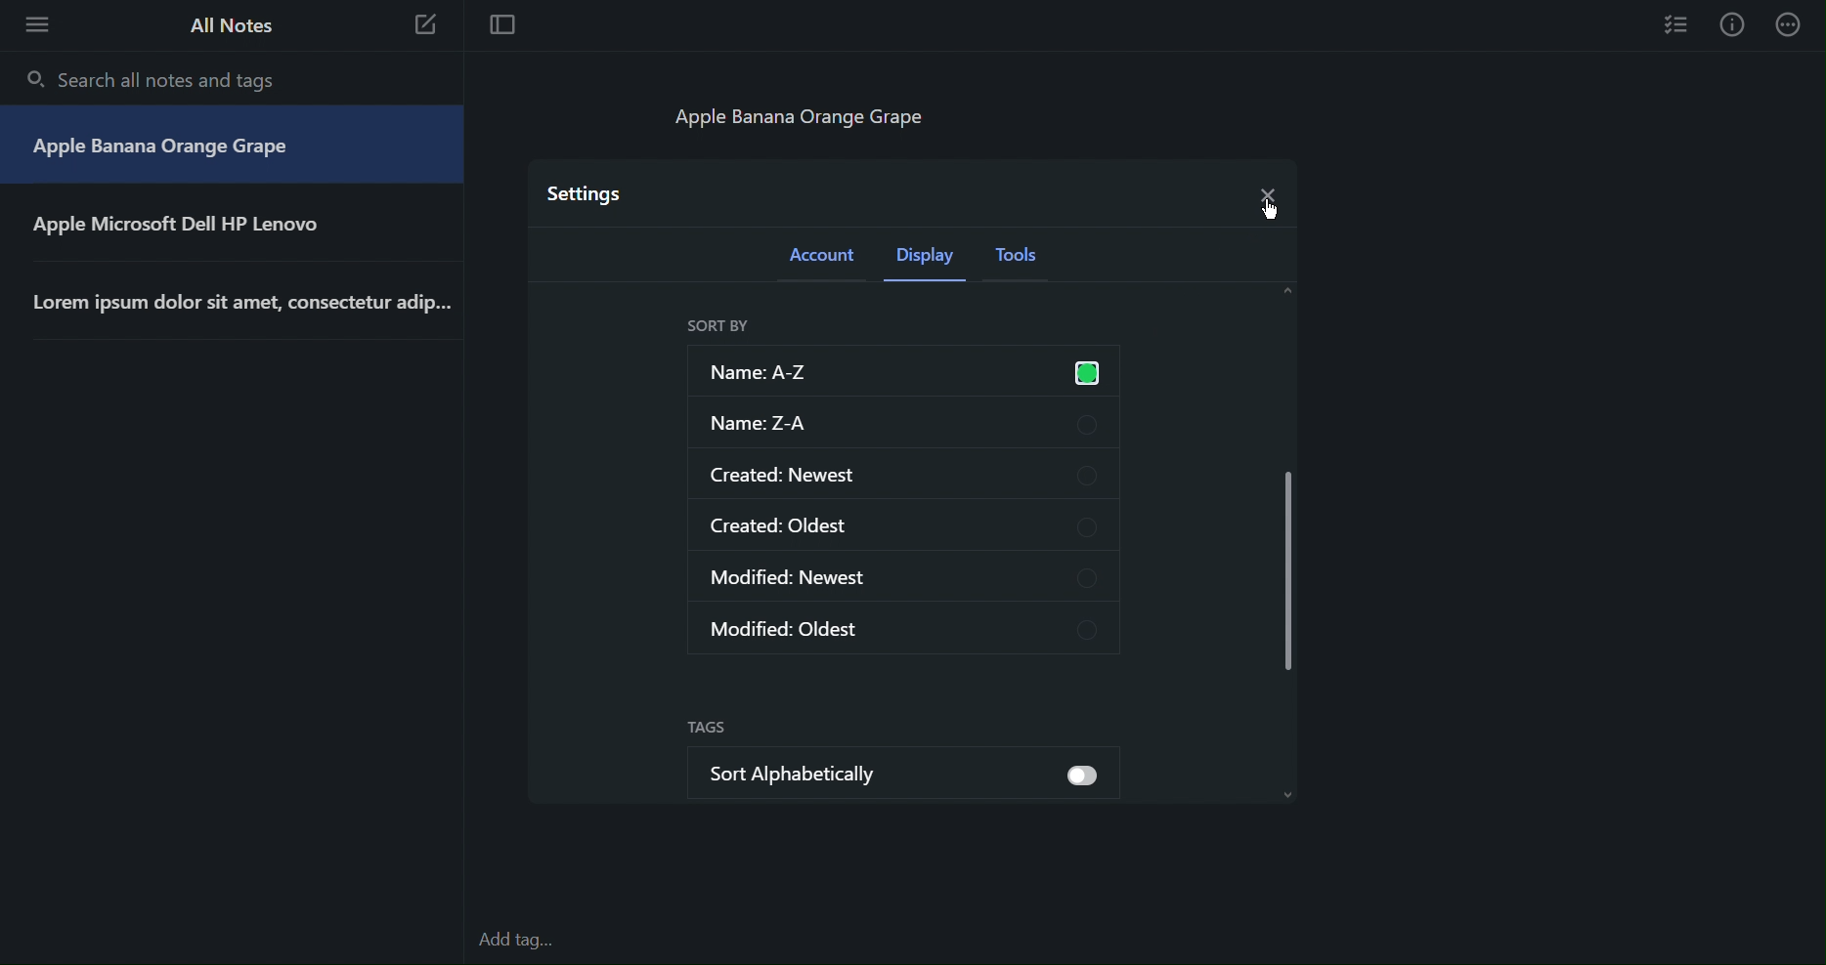  I want to click on Apple Microsoft Dell HP Lenovo, so click(195, 226).